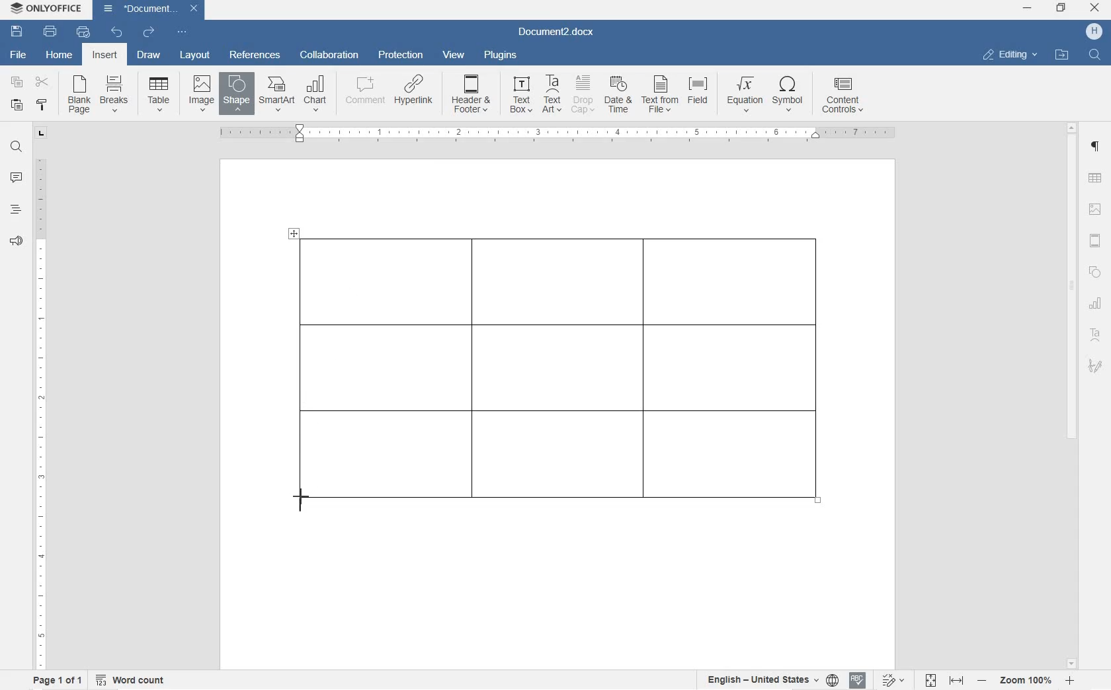 Image resolution: width=1111 pixels, height=690 pixels. I want to click on file, so click(21, 56).